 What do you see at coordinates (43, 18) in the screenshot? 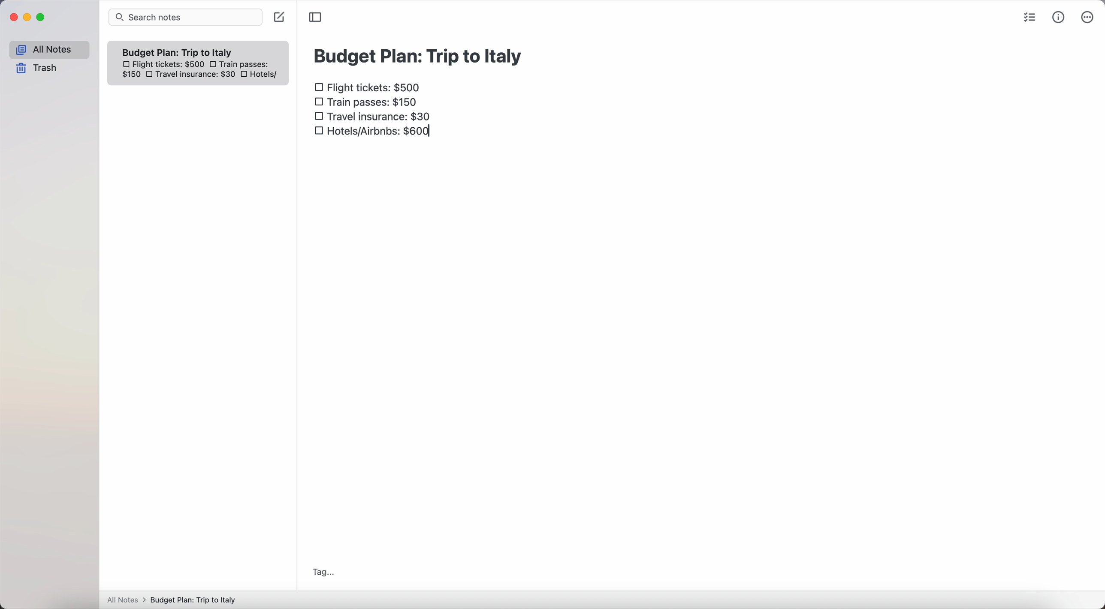
I see `maximize` at bounding box center [43, 18].